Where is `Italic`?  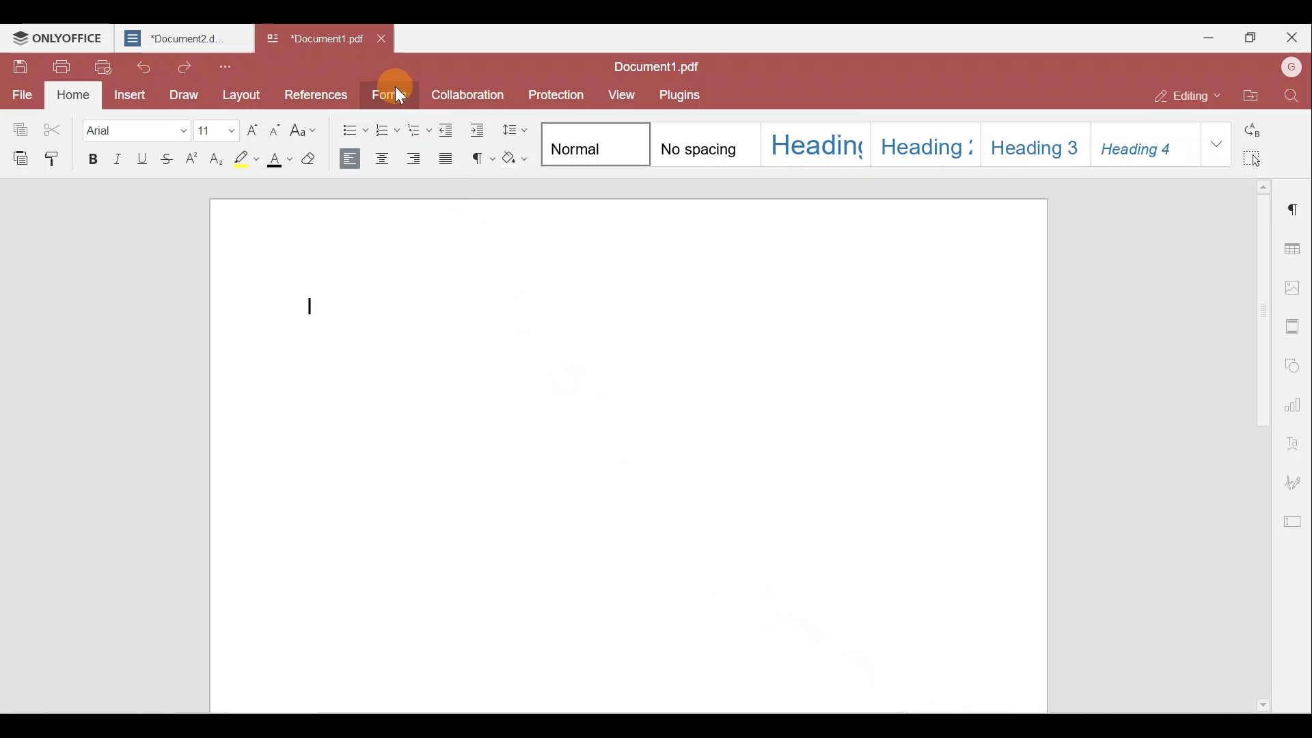
Italic is located at coordinates (119, 160).